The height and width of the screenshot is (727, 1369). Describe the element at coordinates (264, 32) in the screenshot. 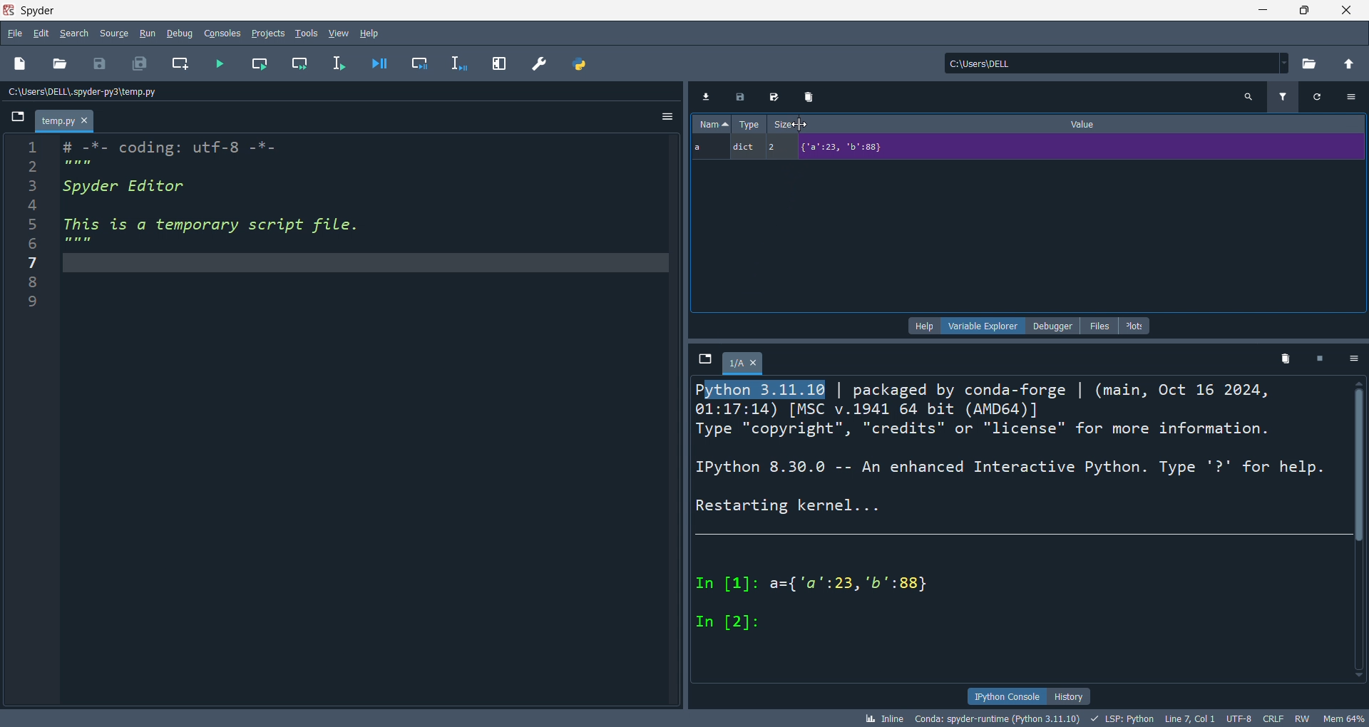

I see `projects` at that location.